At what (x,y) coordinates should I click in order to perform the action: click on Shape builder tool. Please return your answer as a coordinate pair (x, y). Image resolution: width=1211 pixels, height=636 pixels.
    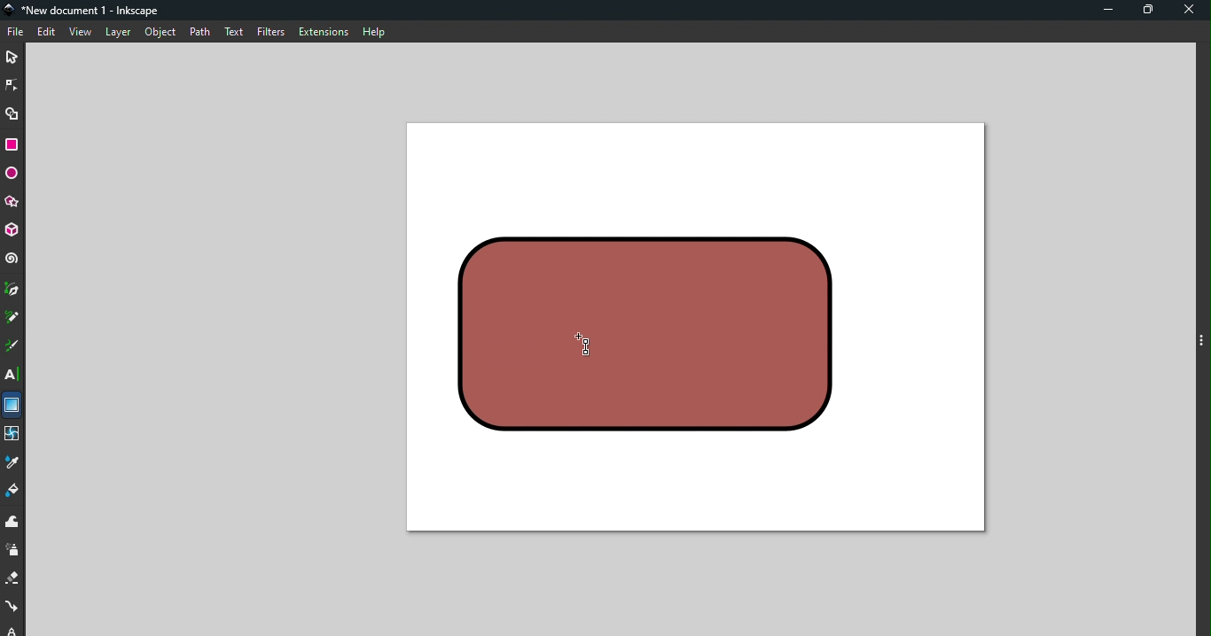
    Looking at the image, I should click on (12, 112).